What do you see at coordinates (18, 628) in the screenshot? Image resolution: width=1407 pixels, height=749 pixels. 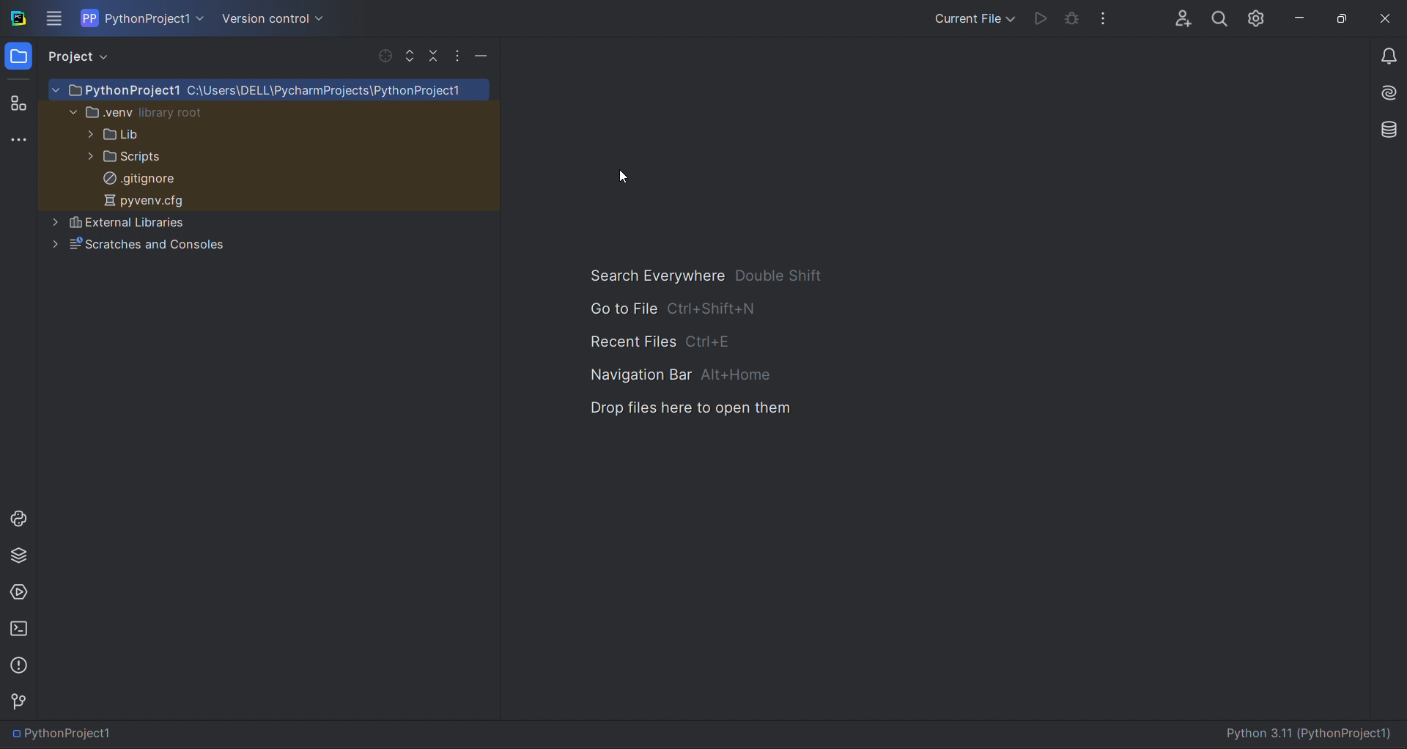 I see `terminal` at bounding box center [18, 628].